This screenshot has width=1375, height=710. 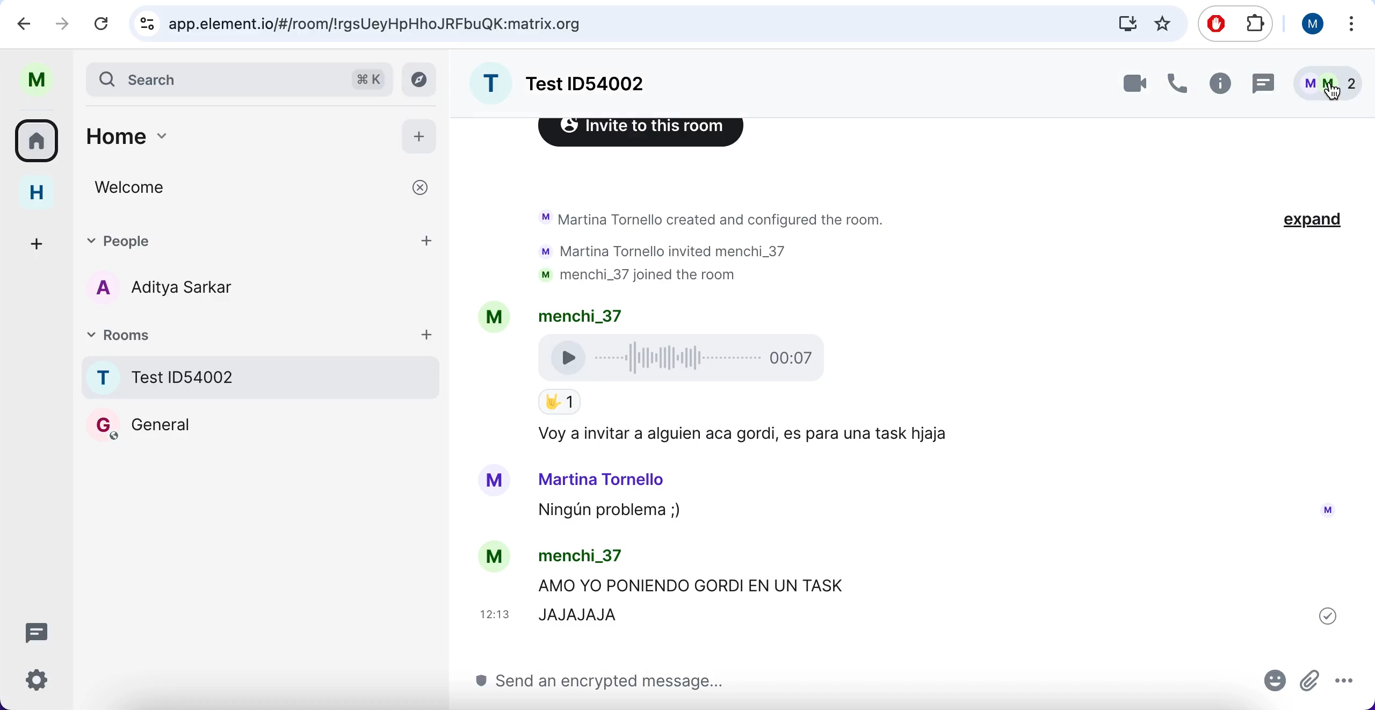 What do you see at coordinates (683, 359) in the screenshot?
I see `Voice Recording` at bounding box center [683, 359].